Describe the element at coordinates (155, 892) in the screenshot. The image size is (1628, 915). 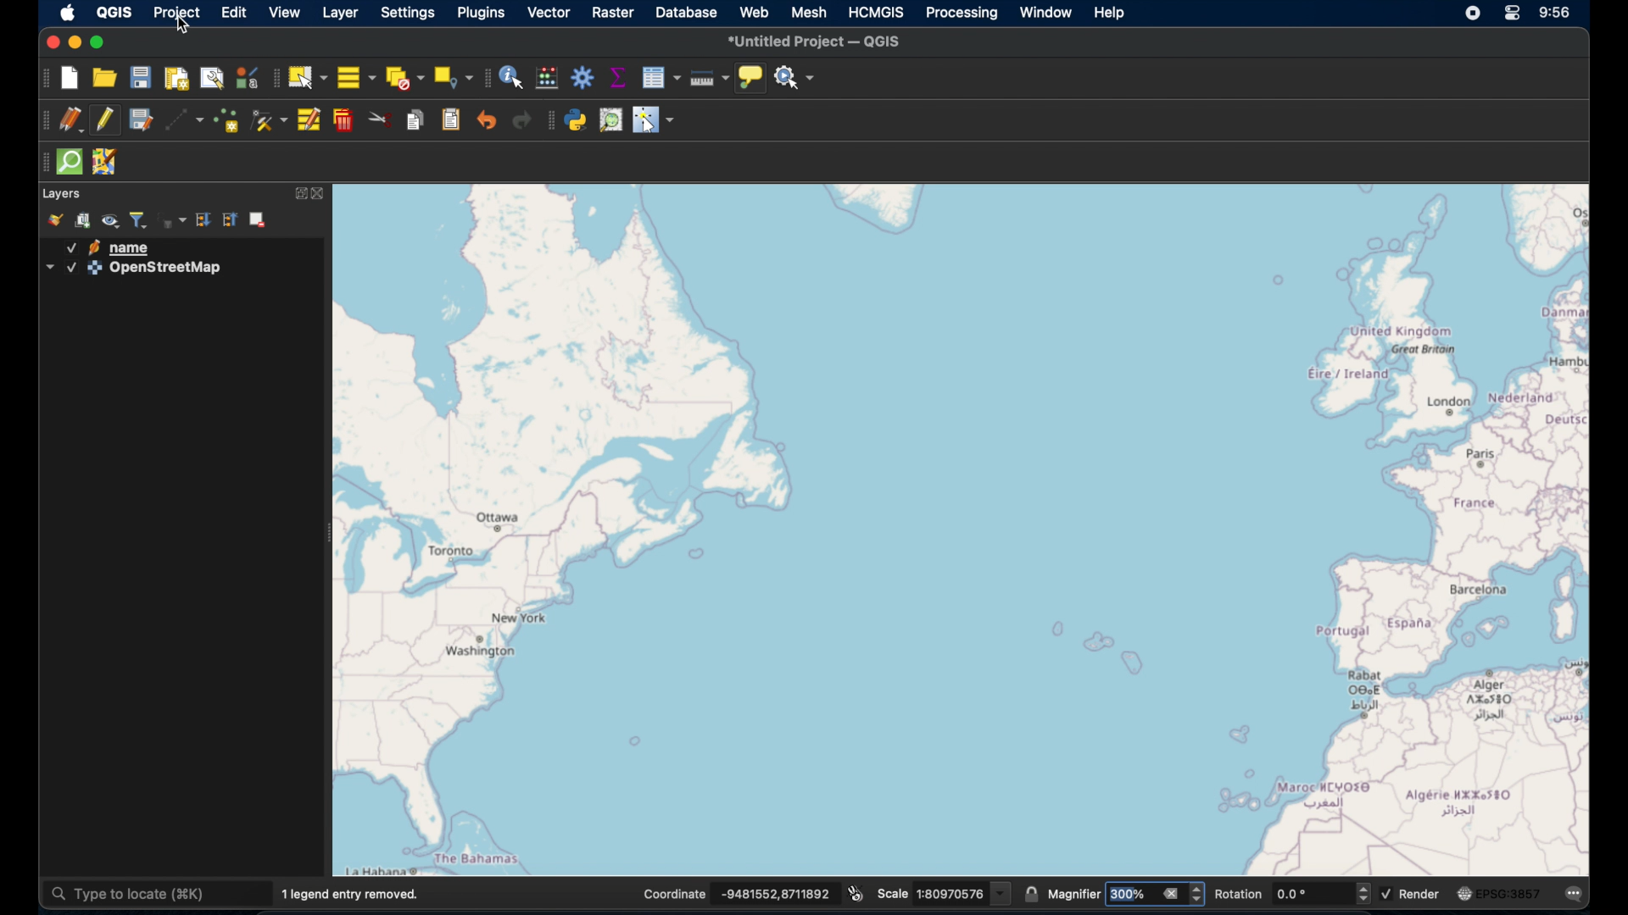
I see `type to locate` at that location.